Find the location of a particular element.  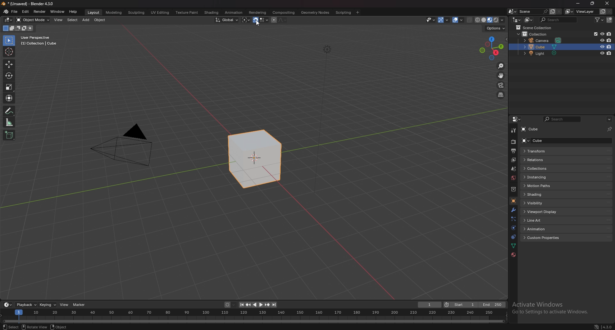

texture paint is located at coordinates (187, 12).